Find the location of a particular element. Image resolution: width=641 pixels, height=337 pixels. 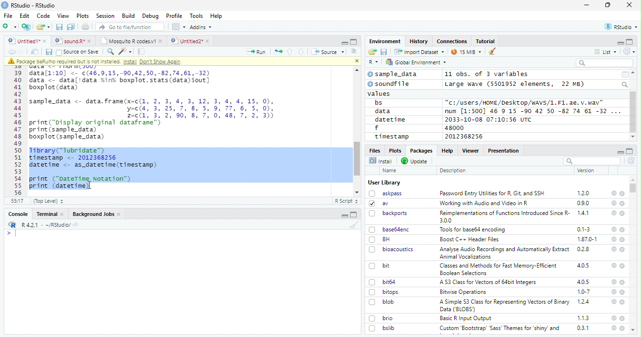

Untitled2* is located at coordinates (192, 41).